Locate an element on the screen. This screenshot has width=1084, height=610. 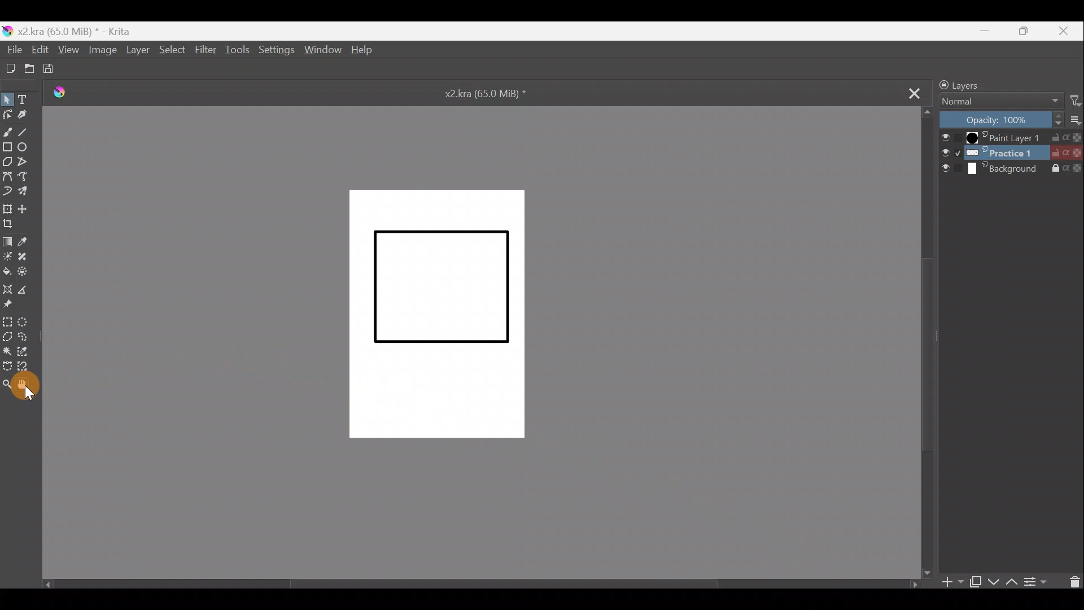
Freehand selection tool is located at coordinates (25, 338).